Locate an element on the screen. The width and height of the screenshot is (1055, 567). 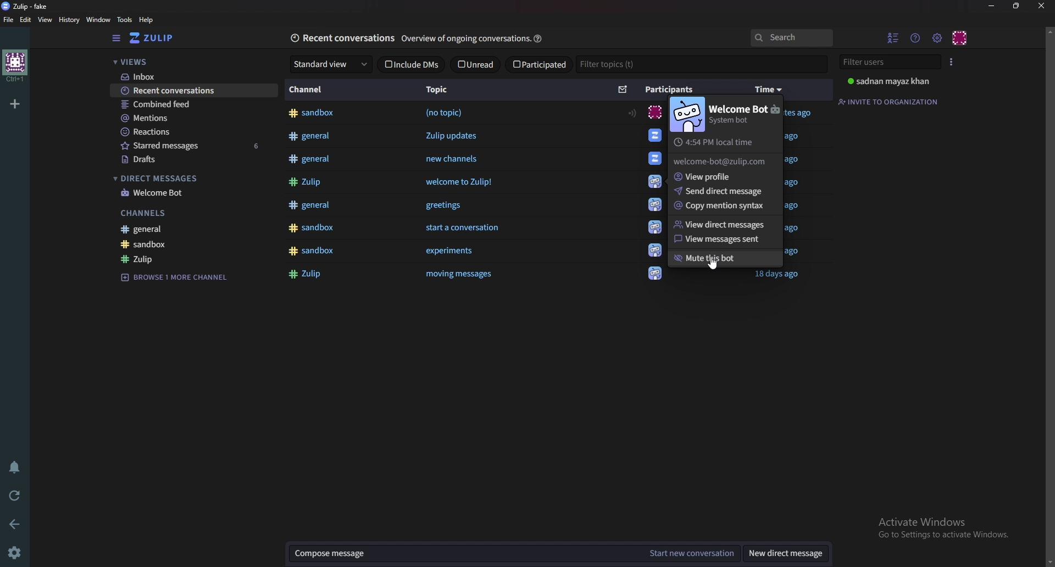
(no topic) is located at coordinates (446, 112).